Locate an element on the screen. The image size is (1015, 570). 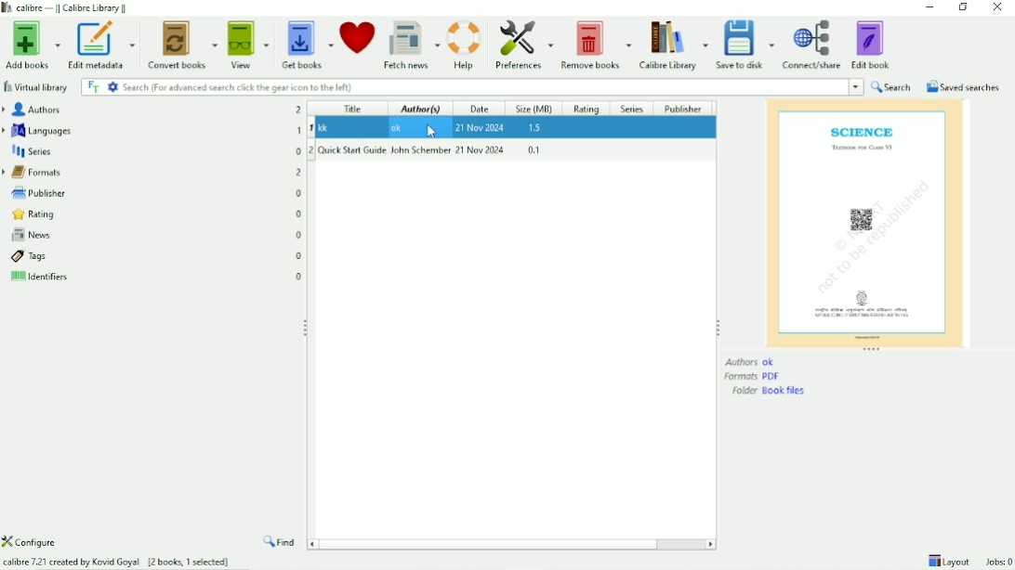
Add books is located at coordinates (31, 46).